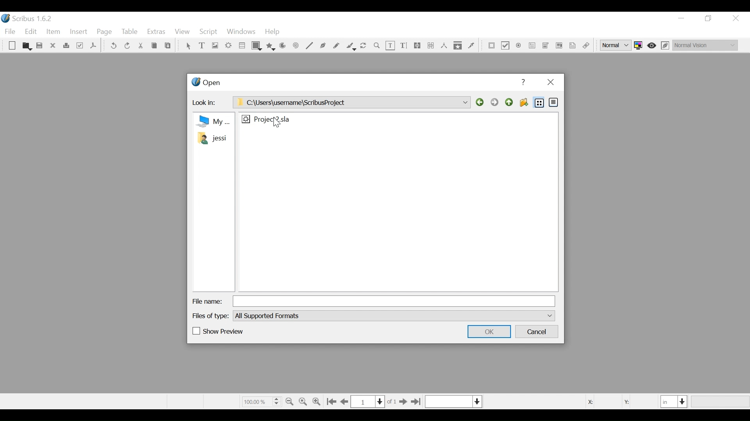 The height and width of the screenshot is (421, 750). I want to click on Folder, so click(212, 138).